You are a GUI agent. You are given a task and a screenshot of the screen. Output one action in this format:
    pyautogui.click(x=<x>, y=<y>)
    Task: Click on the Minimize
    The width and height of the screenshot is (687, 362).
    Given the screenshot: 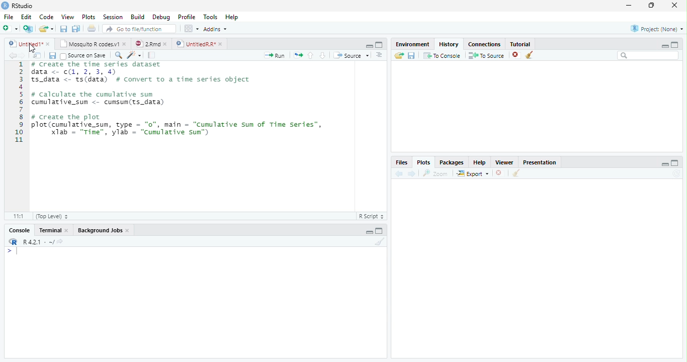 What is the action you would take?
    pyautogui.click(x=665, y=165)
    